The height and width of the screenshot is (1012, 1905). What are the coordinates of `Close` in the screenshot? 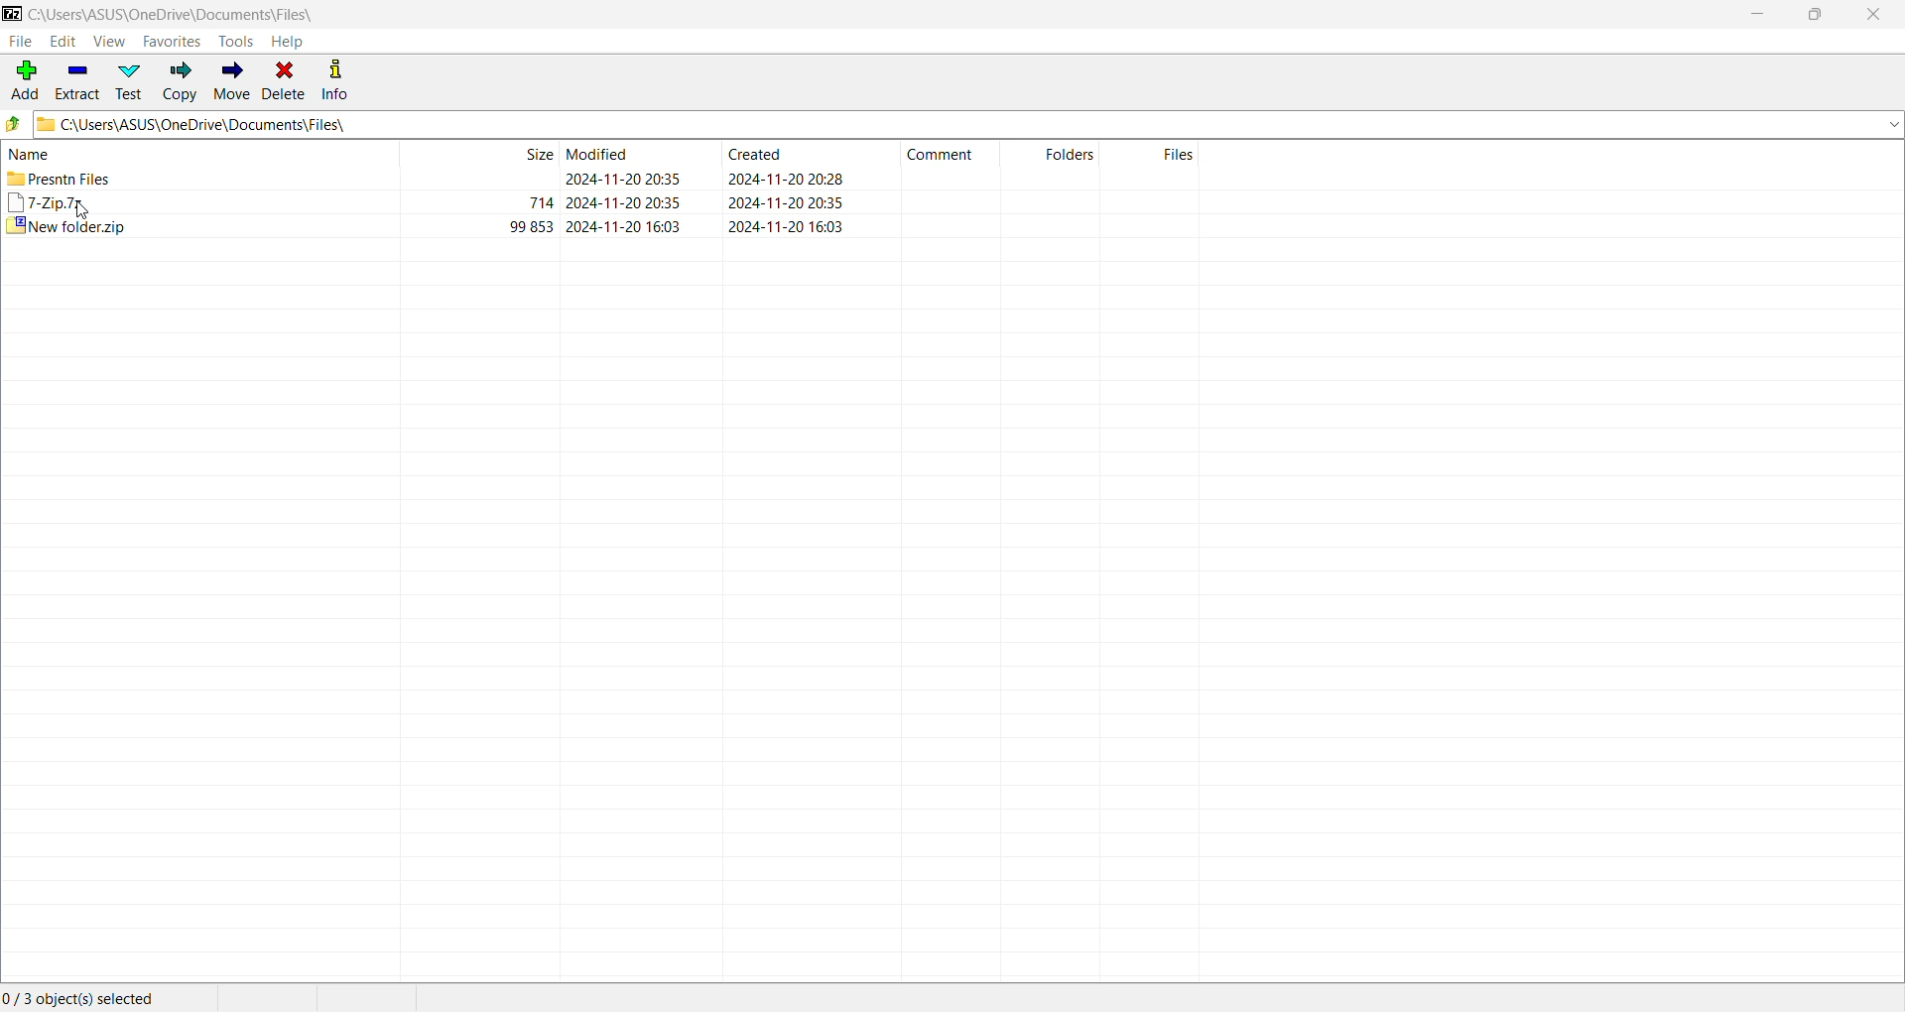 It's located at (1876, 15).